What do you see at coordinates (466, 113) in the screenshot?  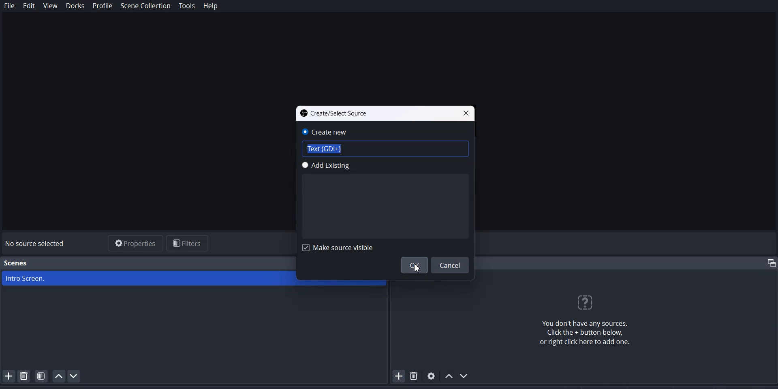 I see `Close` at bounding box center [466, 113].